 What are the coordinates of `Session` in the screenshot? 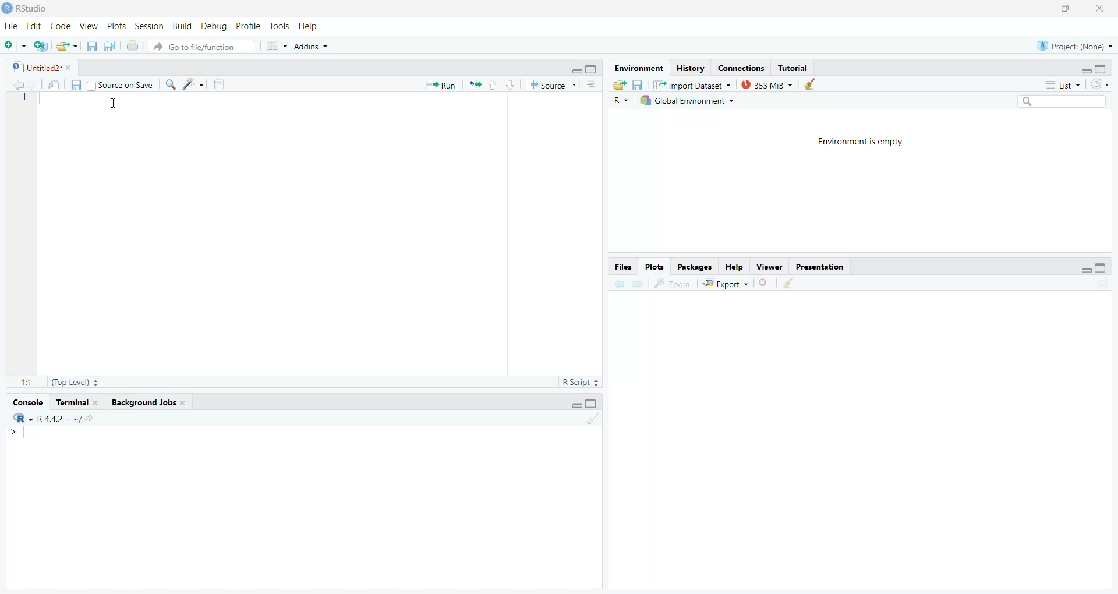 It's located at (148, 27).